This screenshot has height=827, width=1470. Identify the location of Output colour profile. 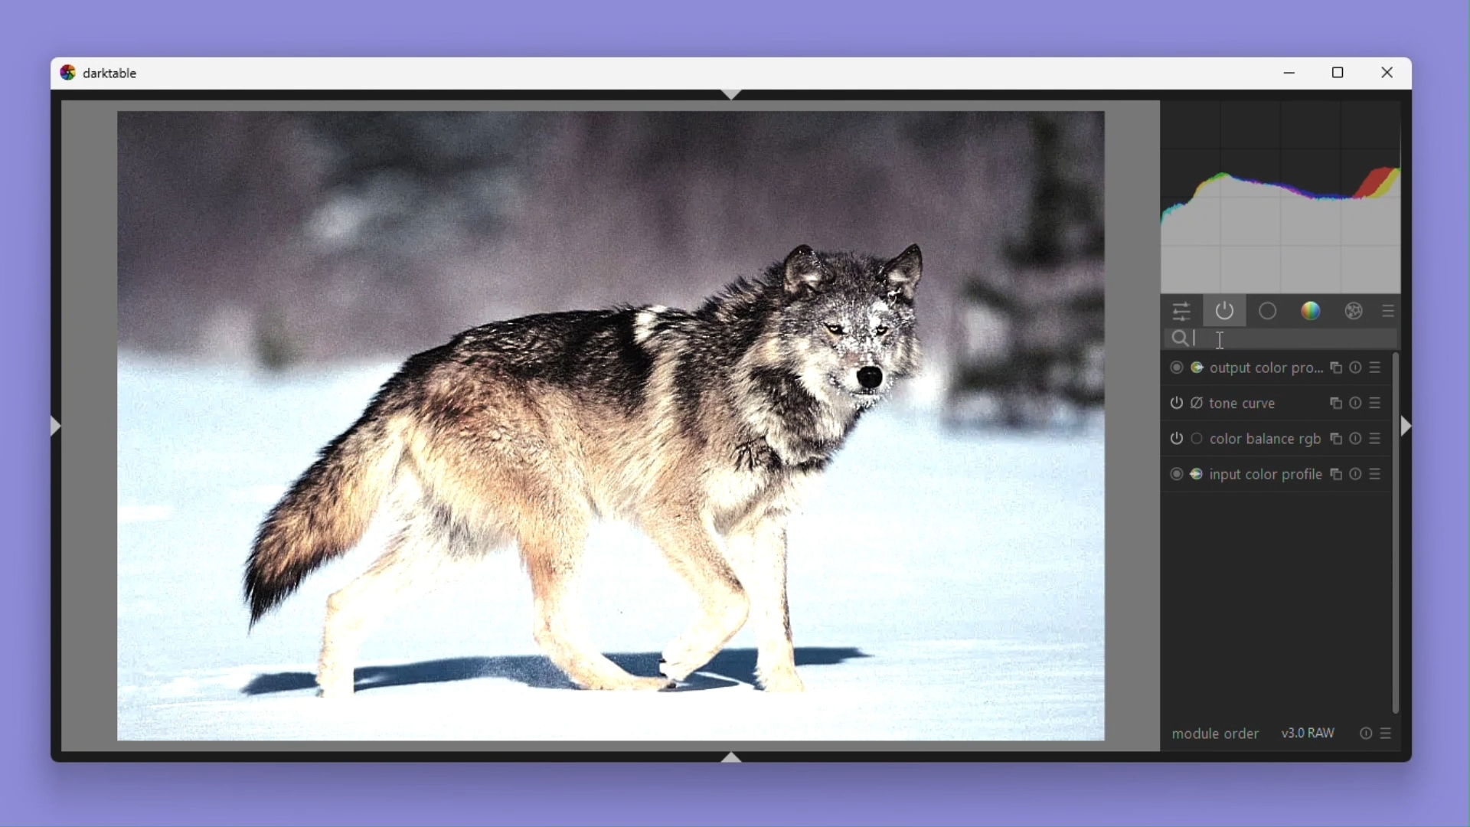
(1243, 366).